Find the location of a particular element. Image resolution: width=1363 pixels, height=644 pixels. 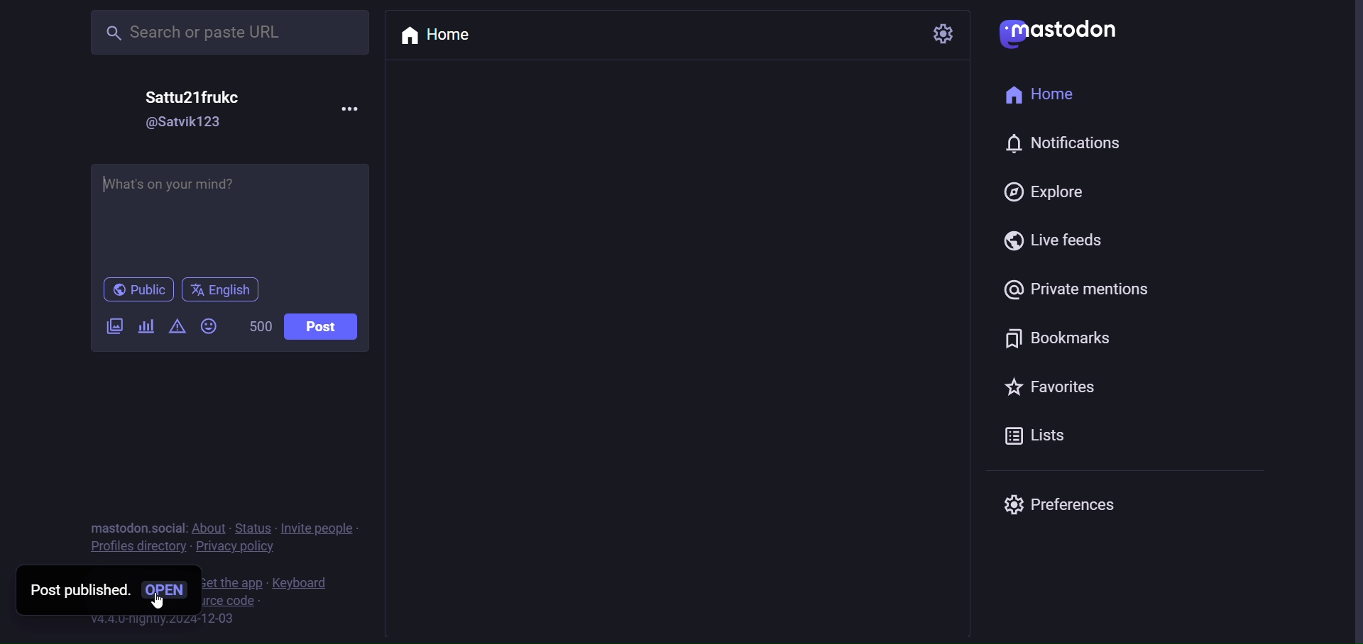

Post is located at coordinates (321, 326).